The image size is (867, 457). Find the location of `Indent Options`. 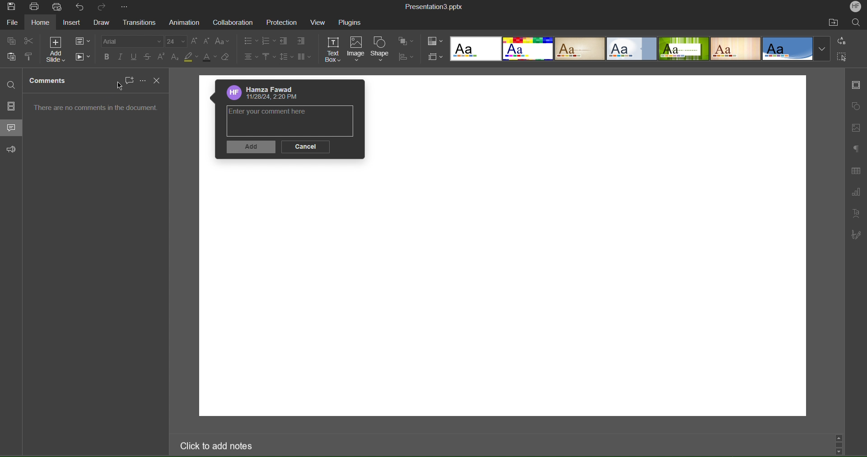

Indent Options is located at coordinates (286, 41).